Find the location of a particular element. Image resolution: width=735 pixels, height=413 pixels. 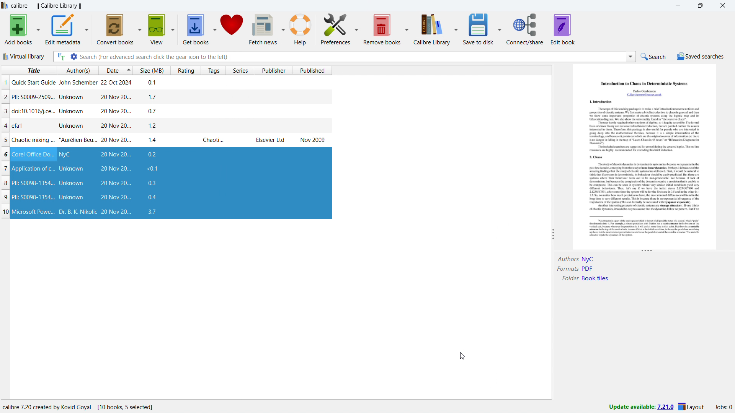

sort by size is located at coordinates (150, 70).